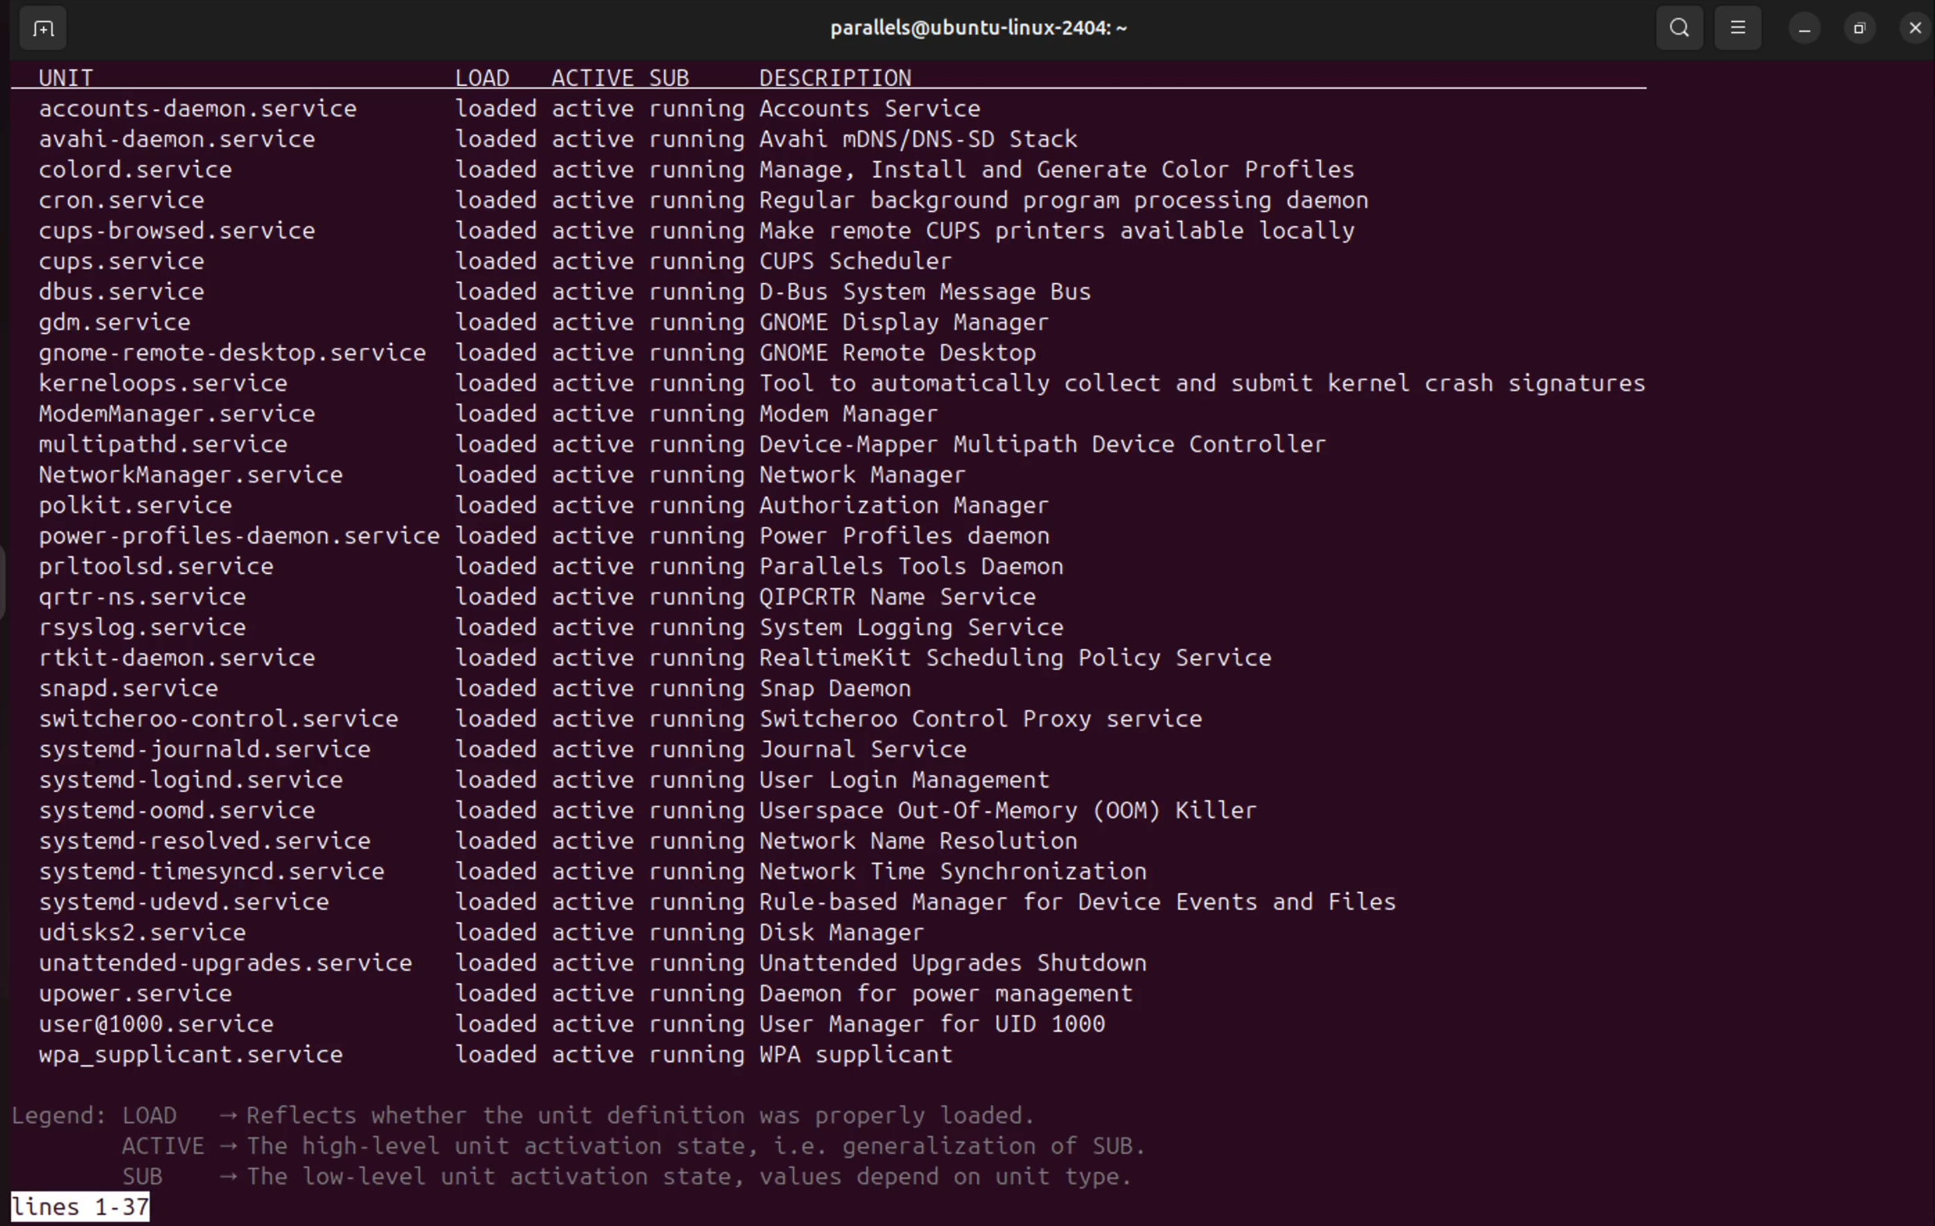 The width and height of the screenshot is (1935, 1226). I want to click on parallels username, so click(969, 31).